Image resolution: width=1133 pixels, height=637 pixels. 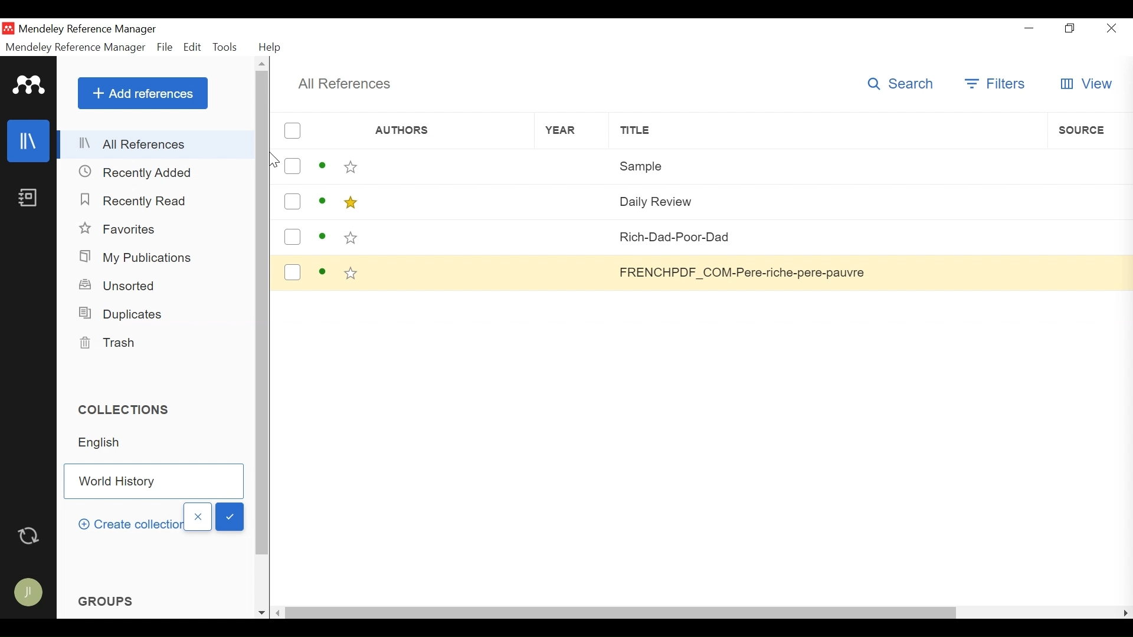 What do you see at coordinates (431, 132) in the screenshot?
I see `Authors` at bounding box center [431, 132].